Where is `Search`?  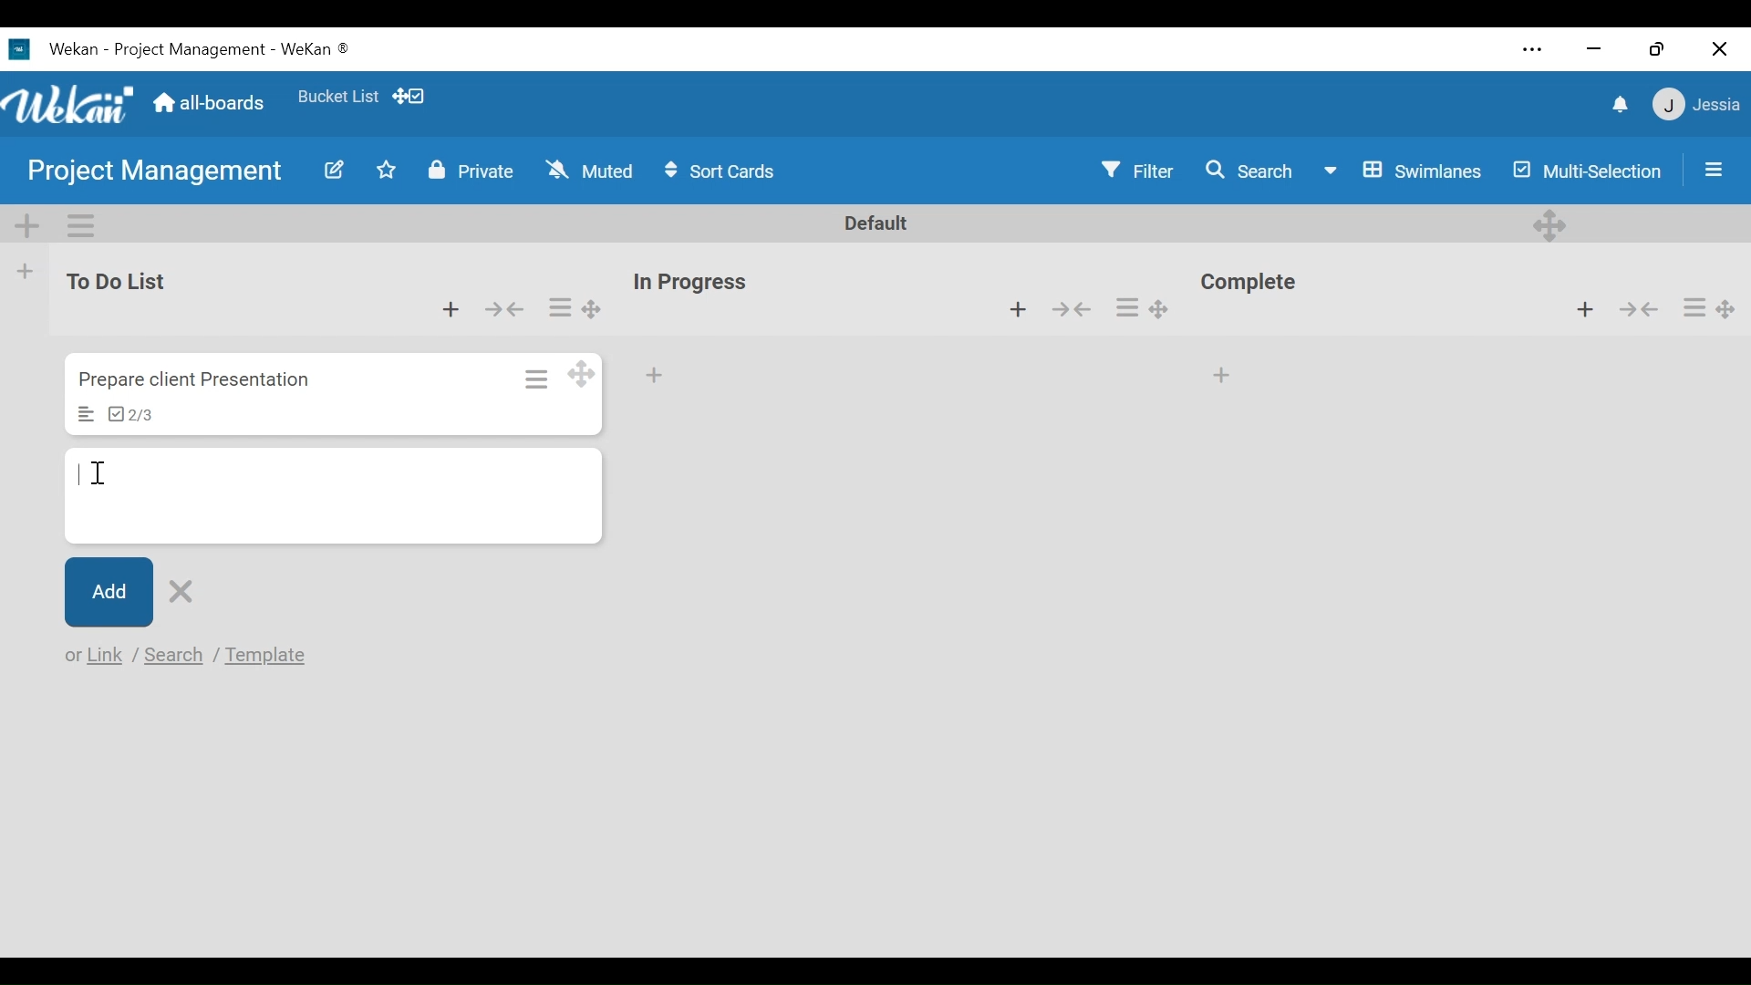
Search is located at coordinates (1246, 171).